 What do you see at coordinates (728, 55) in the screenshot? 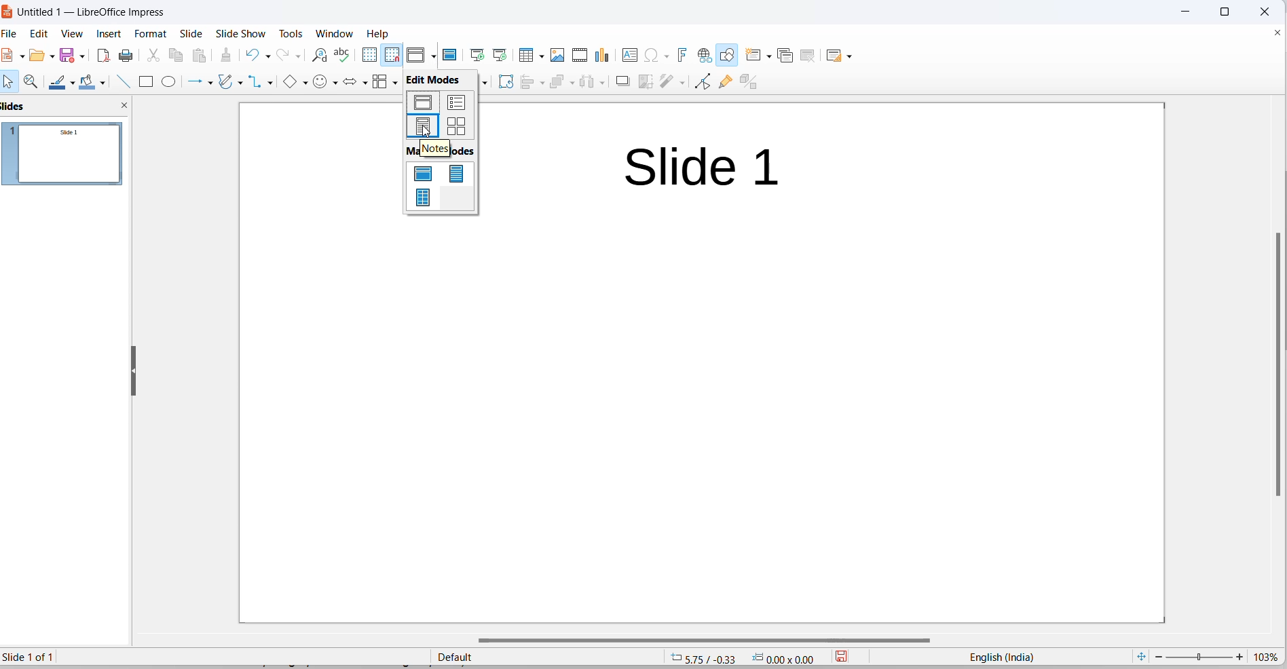
I see `draw shapes tools` at bounding box center [728, 55].